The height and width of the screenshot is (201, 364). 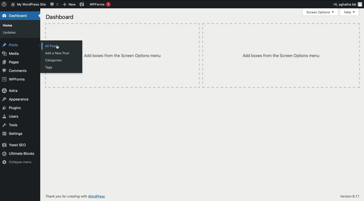 I want to click on Version 6.7.1, so click(x=349, y=196).